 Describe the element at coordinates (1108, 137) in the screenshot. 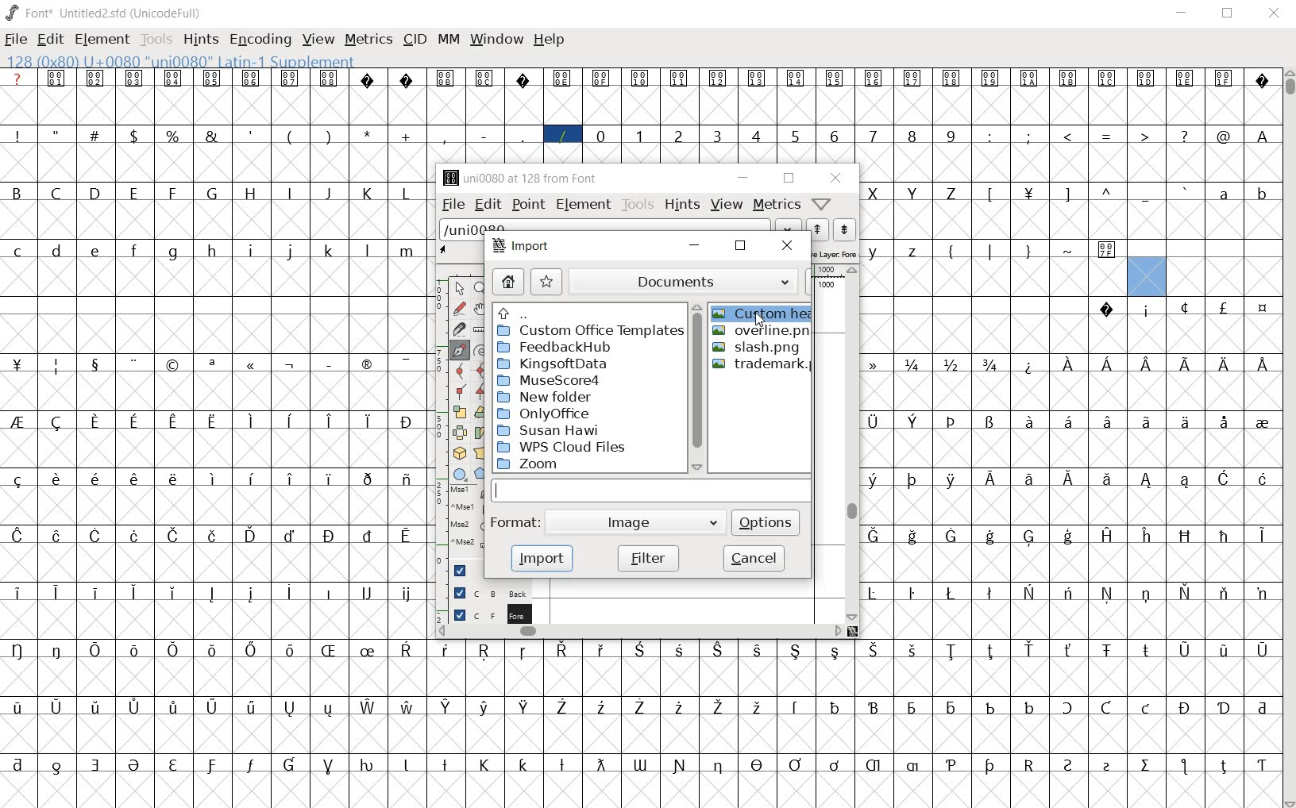

I see `glyph` at that location.